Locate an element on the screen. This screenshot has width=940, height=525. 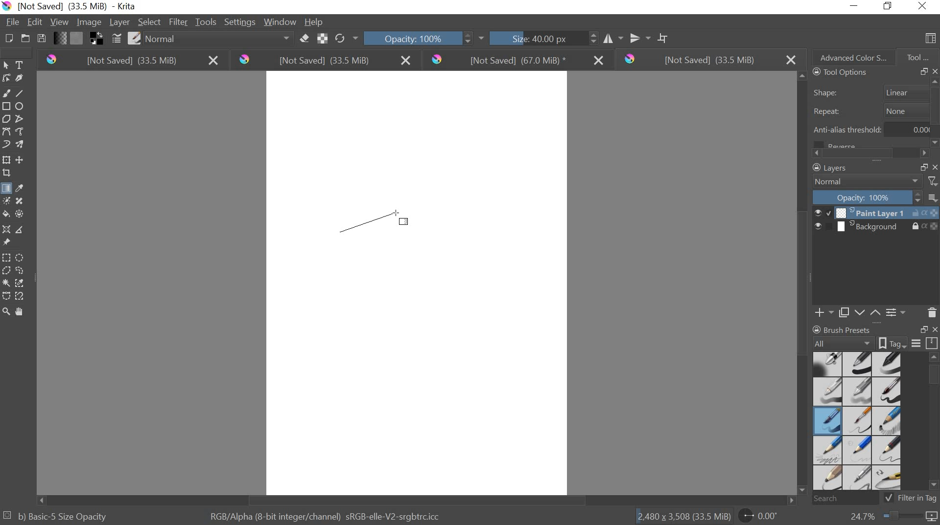
freehand selection is located at coordinates (22, 271).